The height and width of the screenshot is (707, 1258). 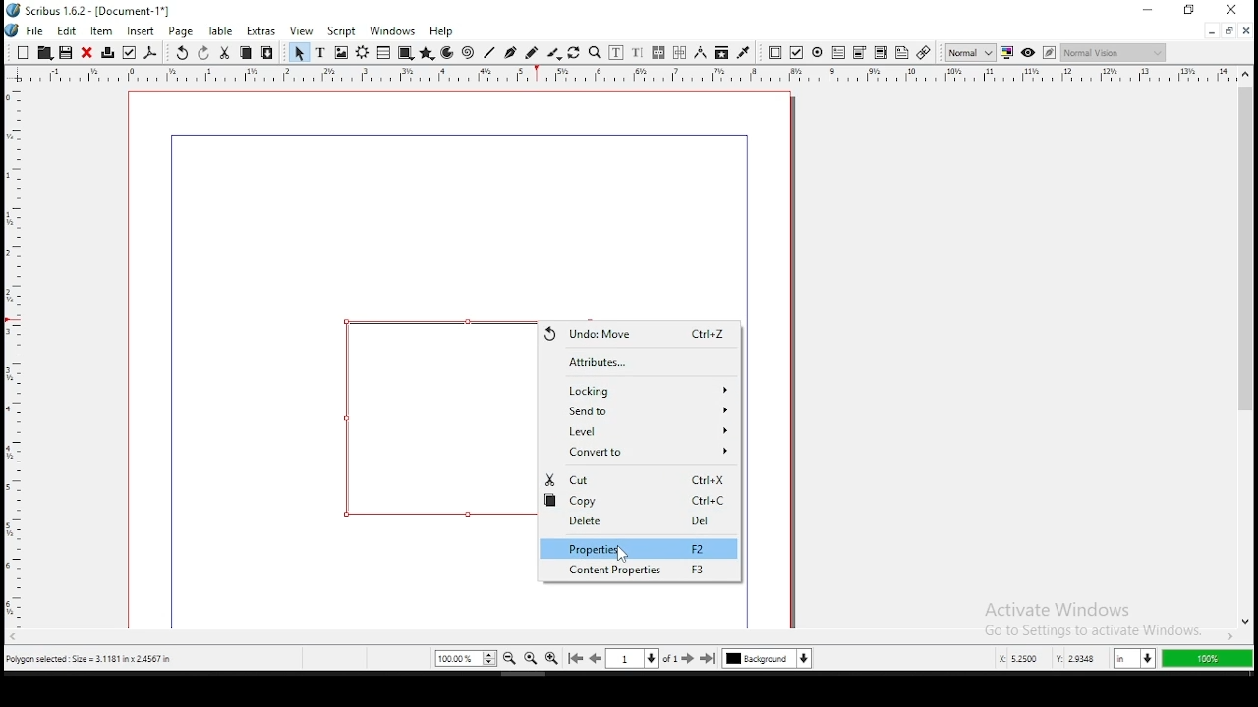 I want to click on vertical ruler, so click(x=629, y=74).